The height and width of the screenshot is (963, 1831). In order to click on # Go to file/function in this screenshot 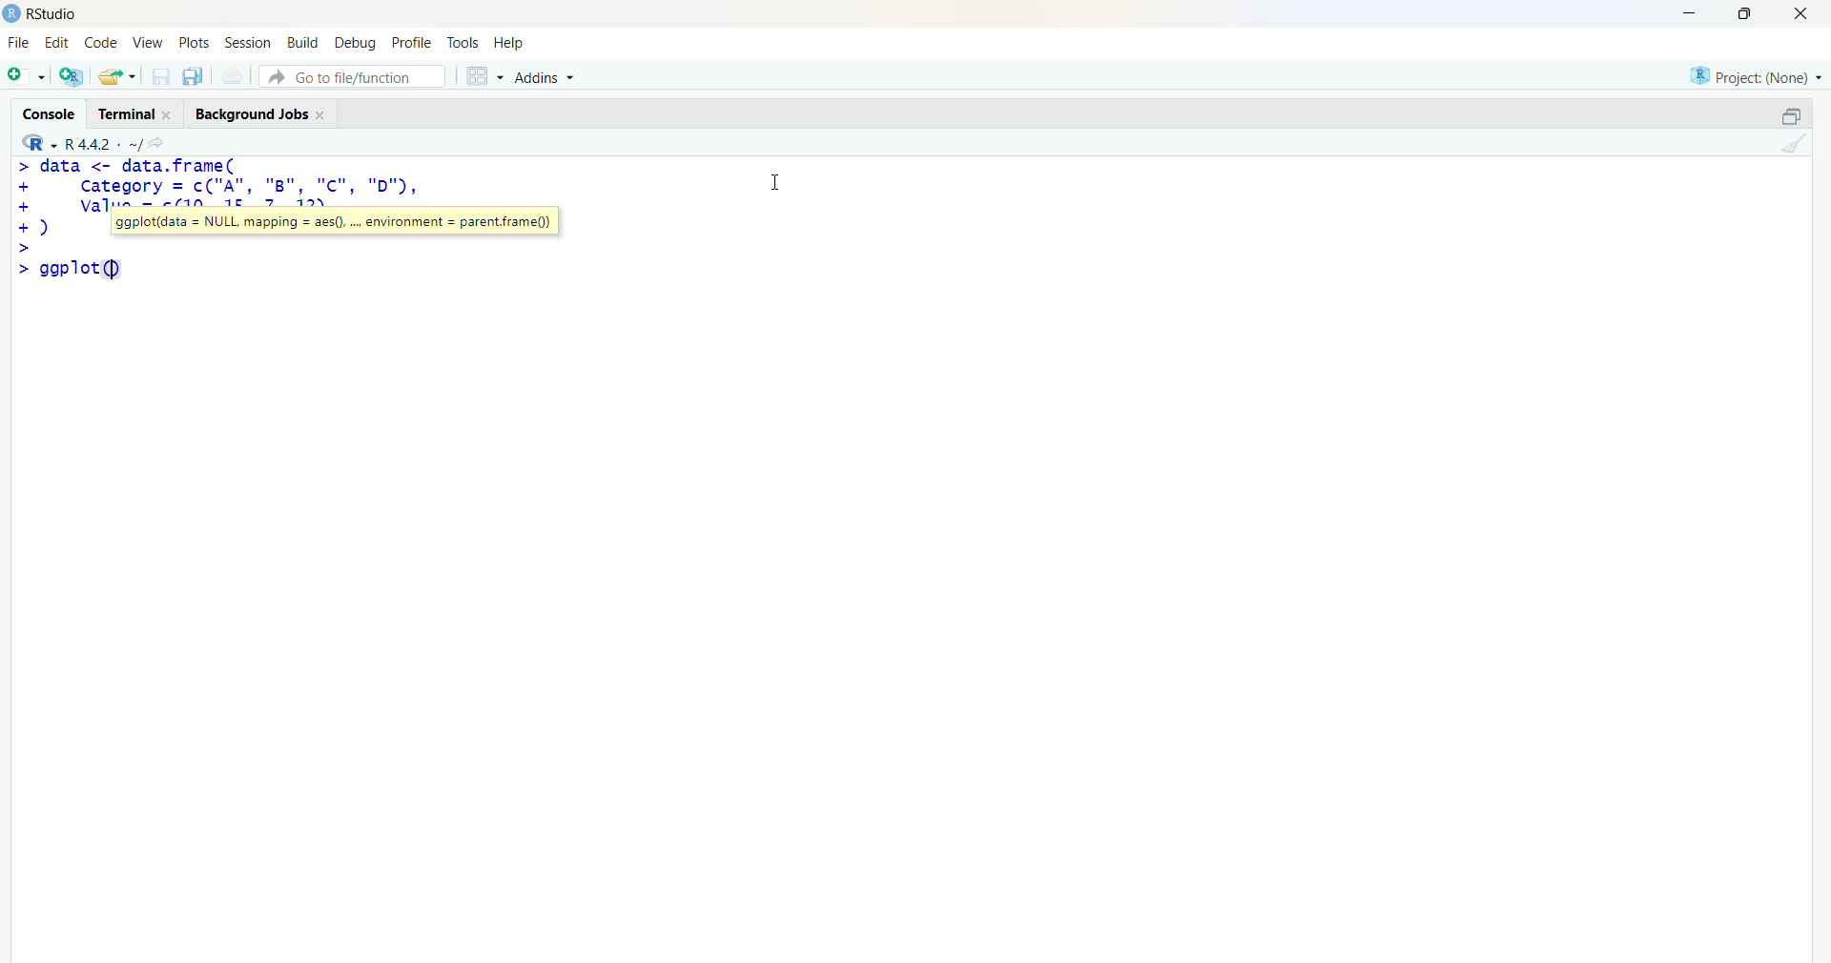, I will do `click(352, 76)`.